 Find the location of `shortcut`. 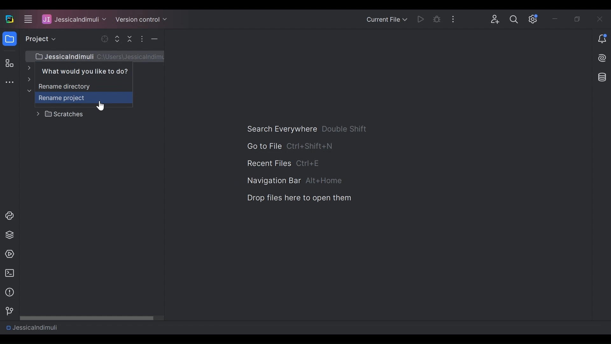

shortcut is located at coordinates (345, 129).